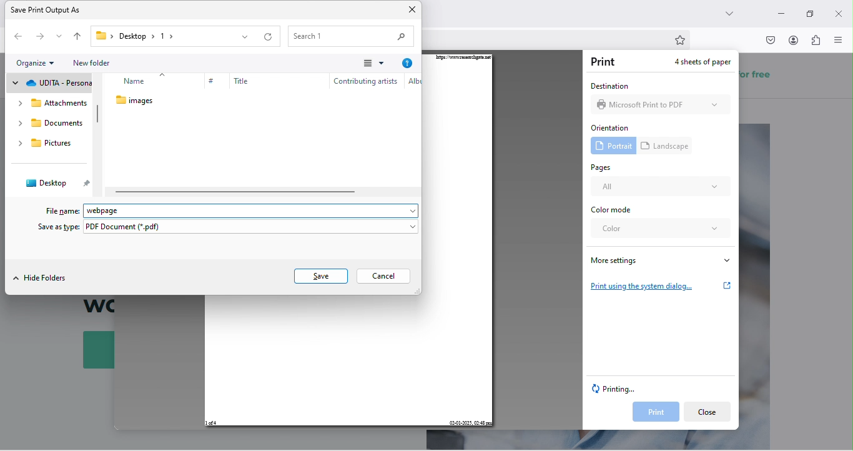 The width and height of the screenshot is (853, 451). I want to click on documents, so click(51, 146).